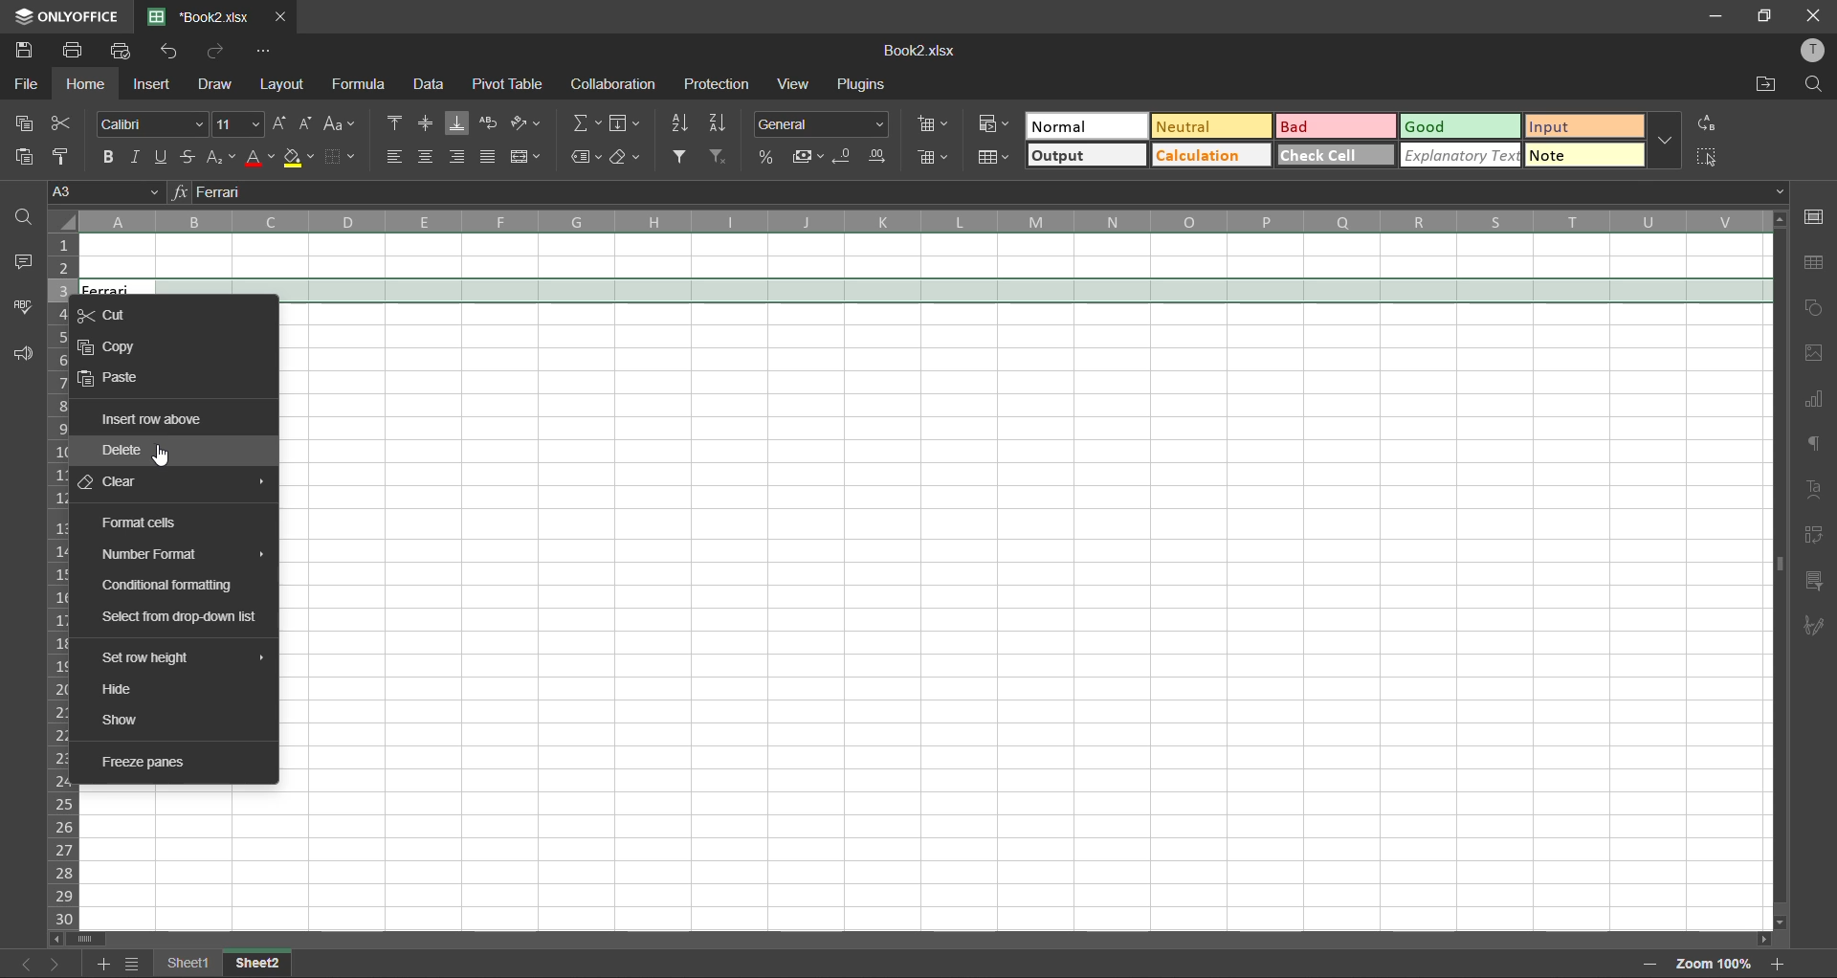 The image size is (1837, 978). I want to click on spellcheck, so click(23, 309).